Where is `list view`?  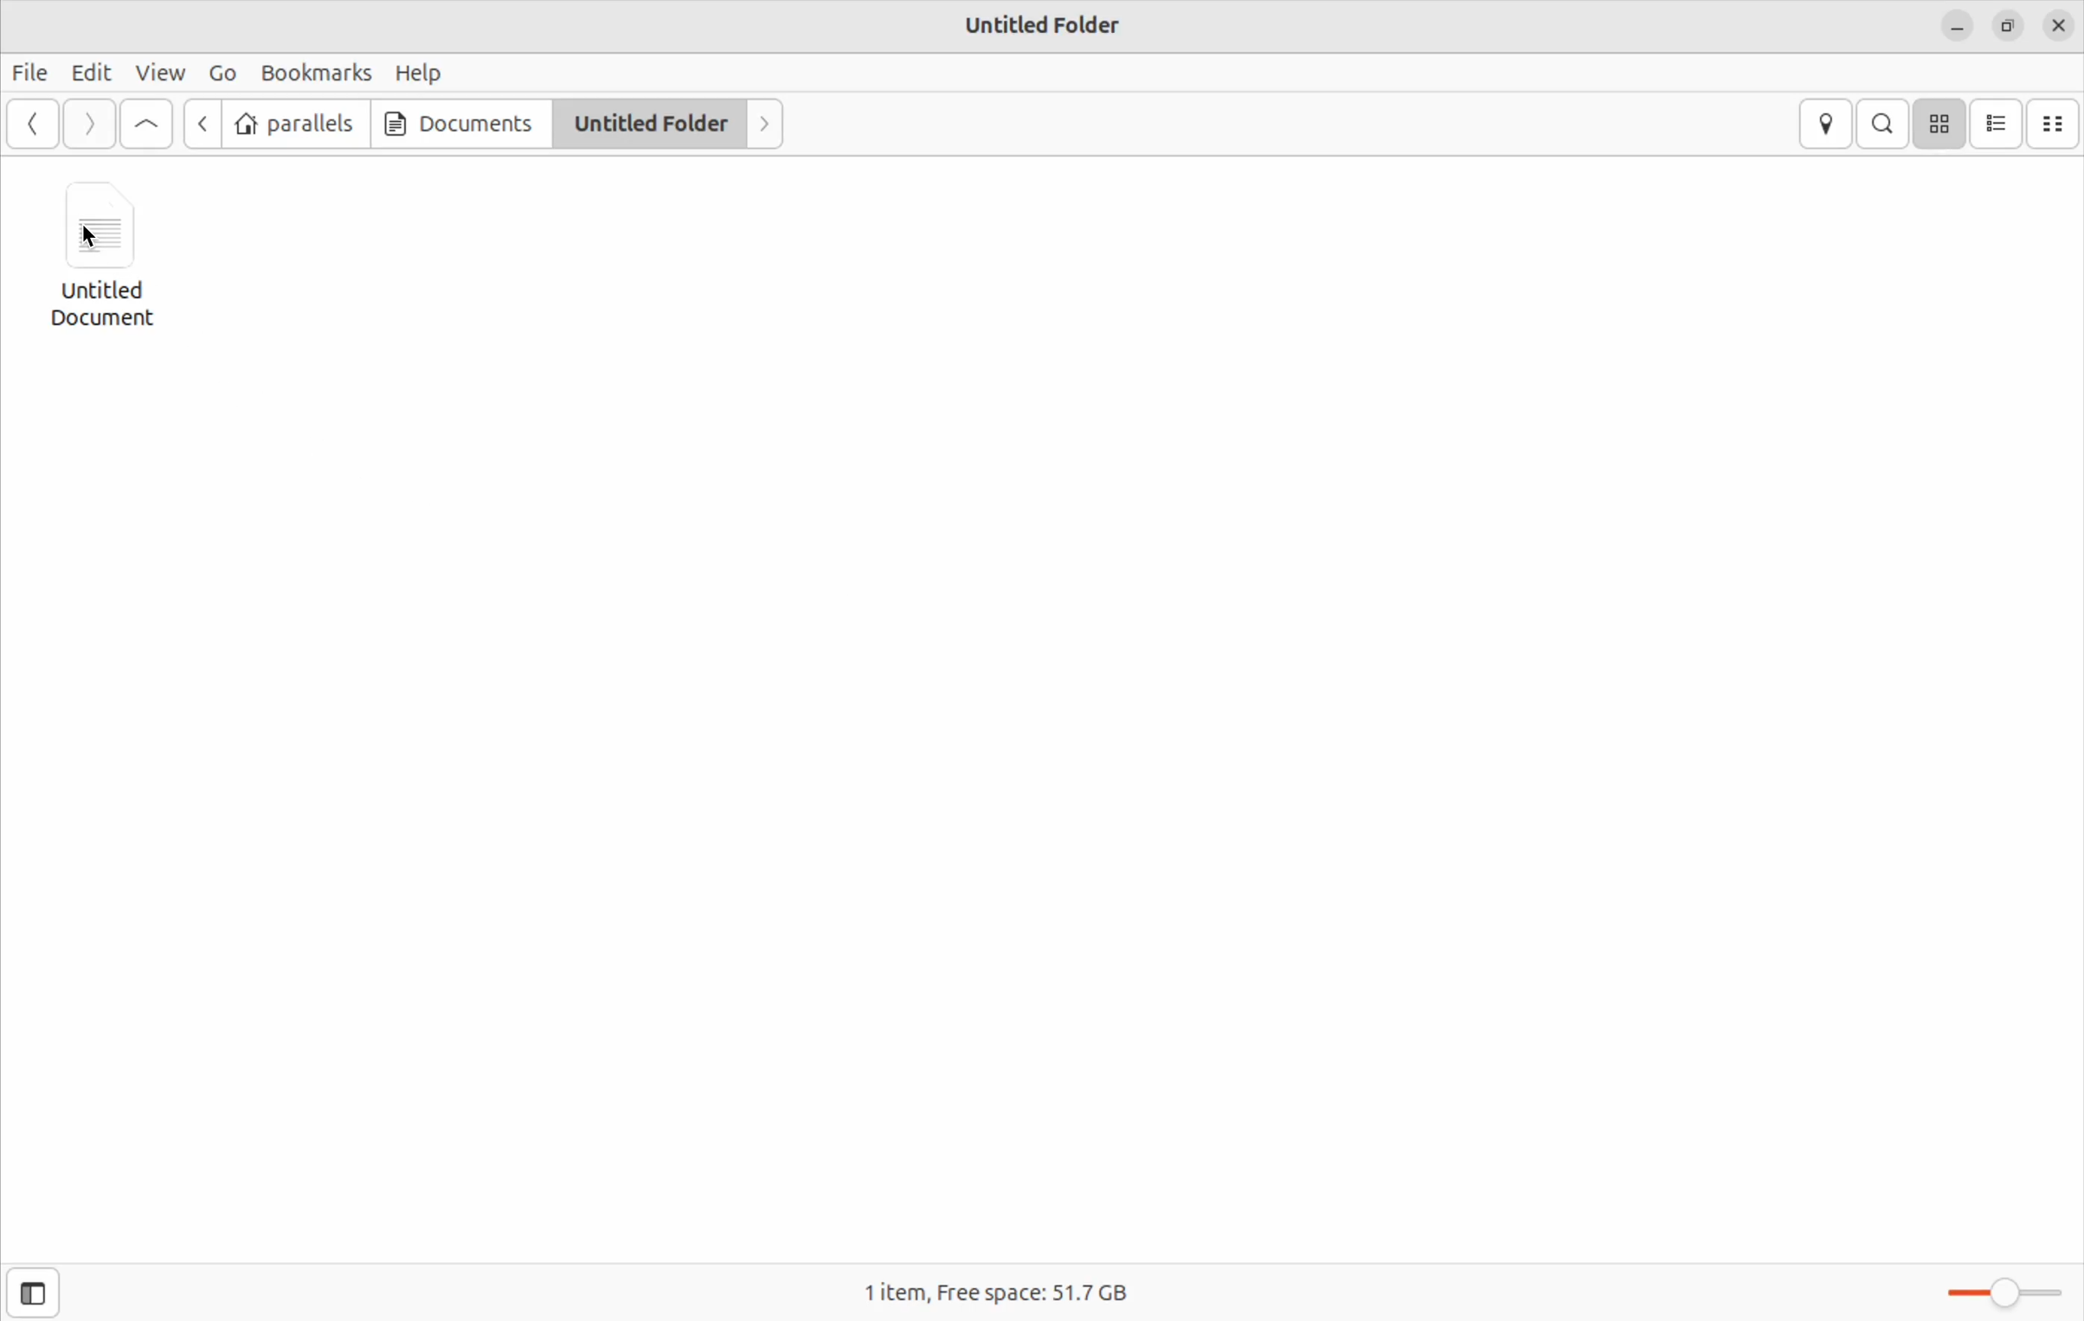
list view is located at coordinates (1998, 124).